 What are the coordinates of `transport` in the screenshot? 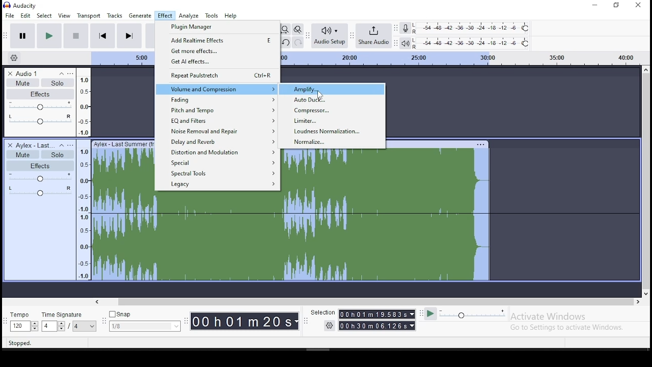 It's located at (91, 15).